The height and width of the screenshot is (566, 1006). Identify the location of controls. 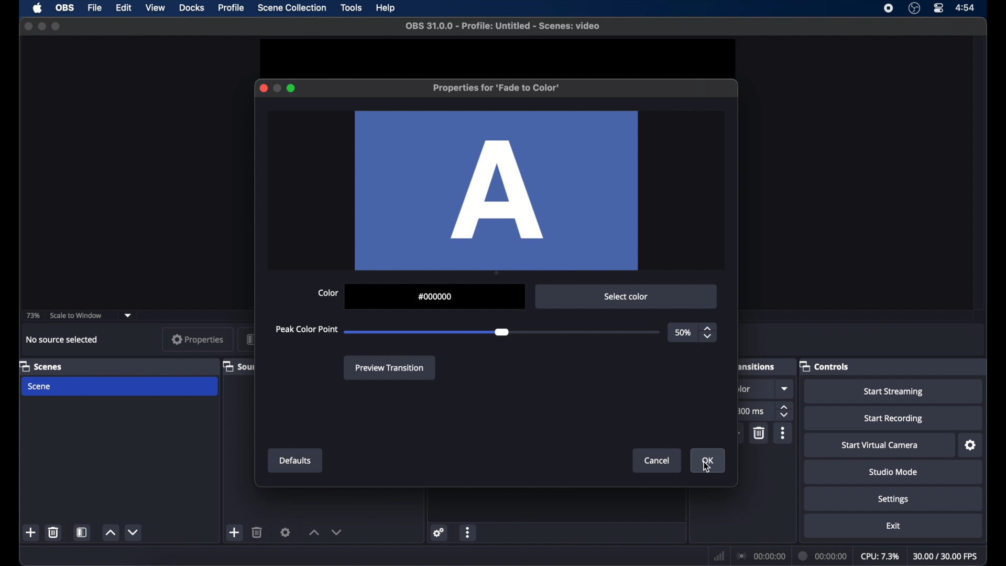
(824, 366).